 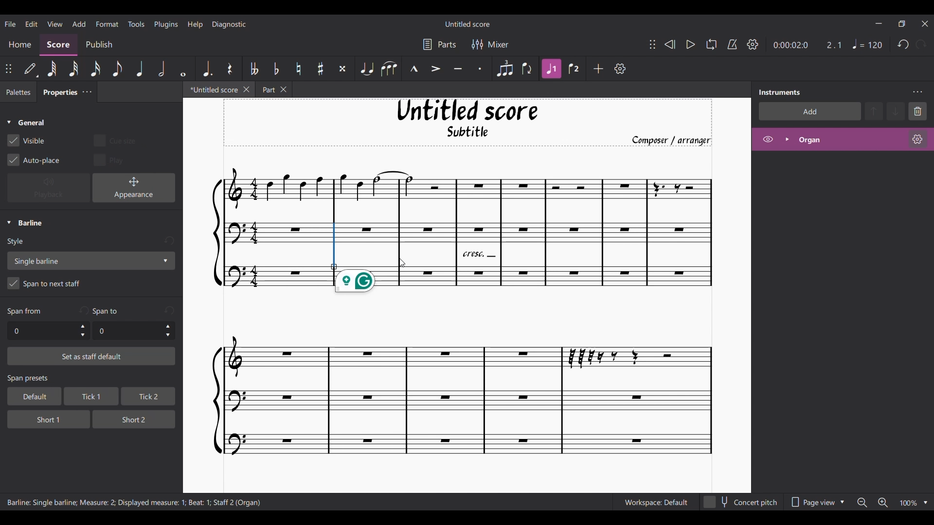 I want to click on Change position of toolbar attached, so click(x=9, y=69).